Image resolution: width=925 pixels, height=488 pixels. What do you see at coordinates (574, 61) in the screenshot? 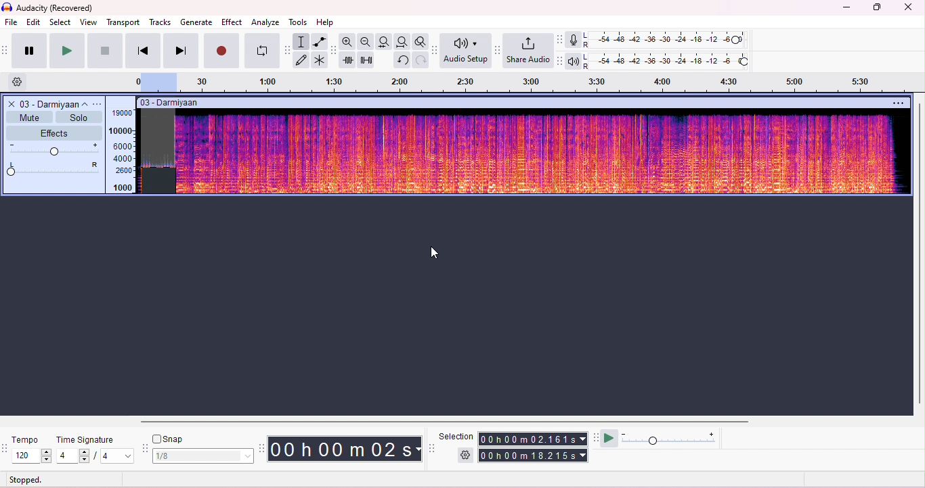
I see `playback meter` at bounding box center [574, 61].